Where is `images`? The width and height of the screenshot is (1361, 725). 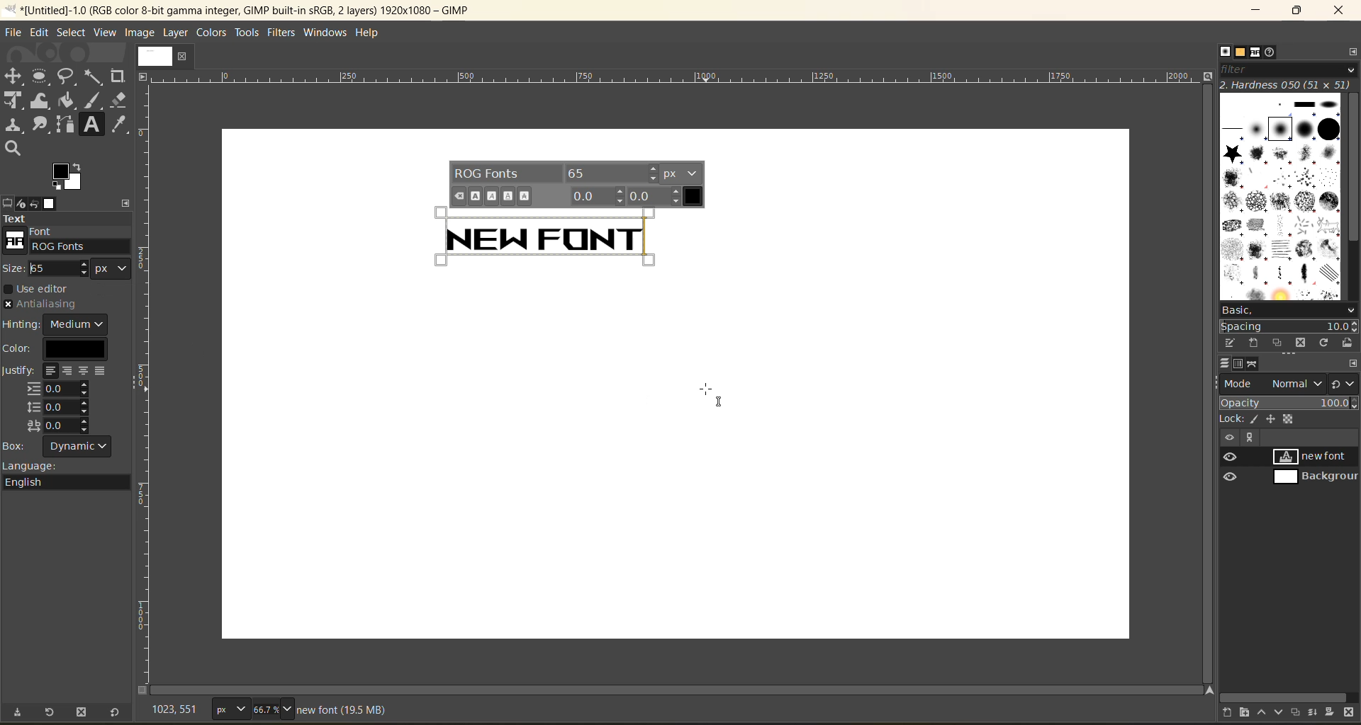 images is located at coordinates (53, 204).